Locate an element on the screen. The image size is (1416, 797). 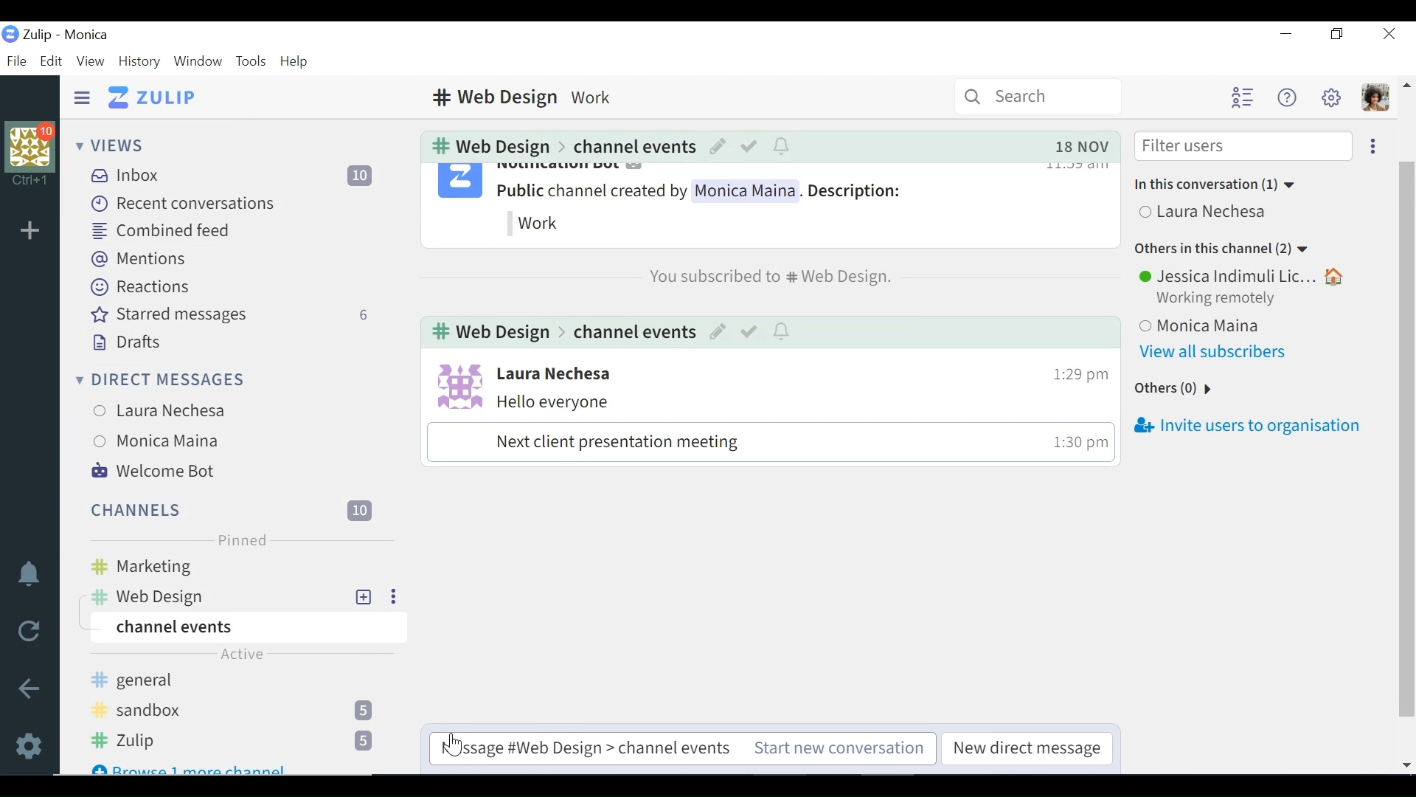
Drafts is located at coordinates (125, 341).